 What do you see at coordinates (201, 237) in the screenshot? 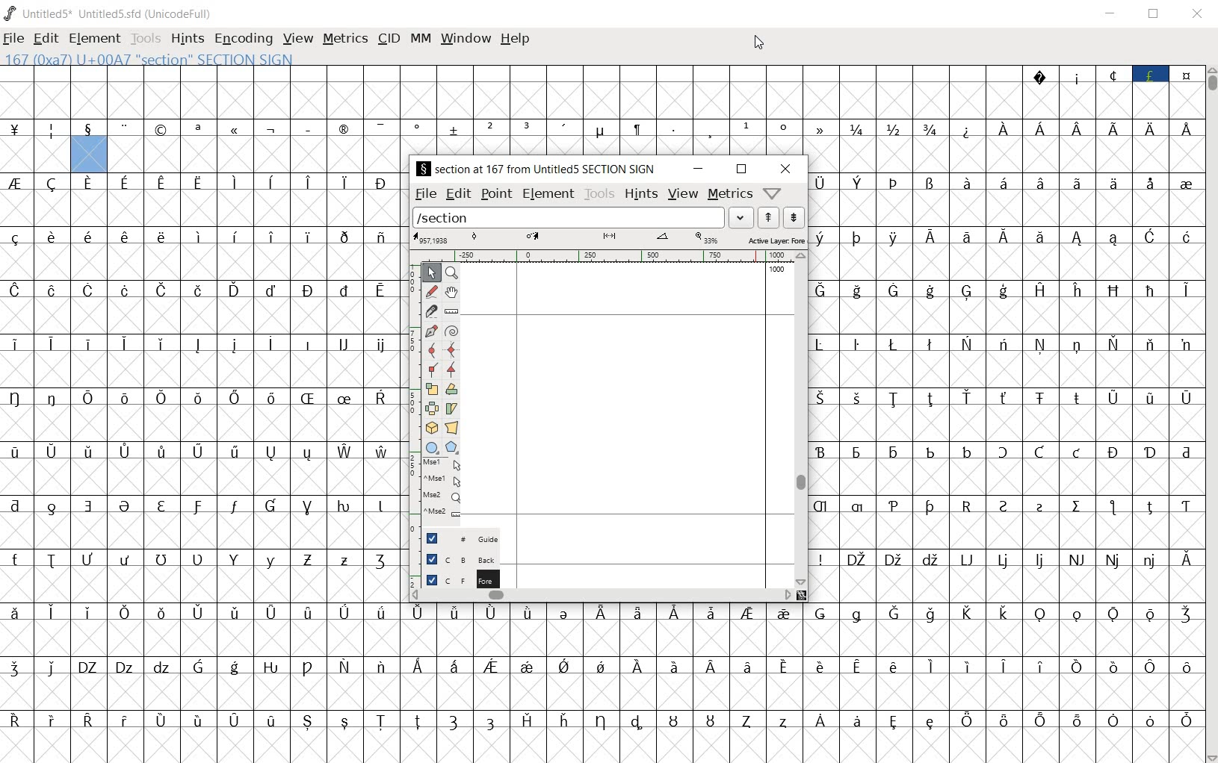
I see `special letters` at bounding box center [201, 237].